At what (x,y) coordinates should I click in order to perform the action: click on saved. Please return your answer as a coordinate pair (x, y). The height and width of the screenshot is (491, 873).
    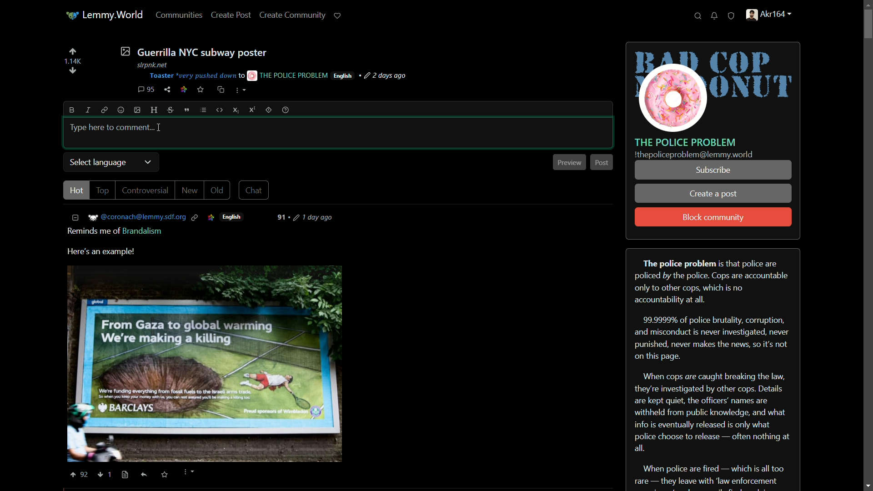
    Looking at the image, I should click on (163, 475).